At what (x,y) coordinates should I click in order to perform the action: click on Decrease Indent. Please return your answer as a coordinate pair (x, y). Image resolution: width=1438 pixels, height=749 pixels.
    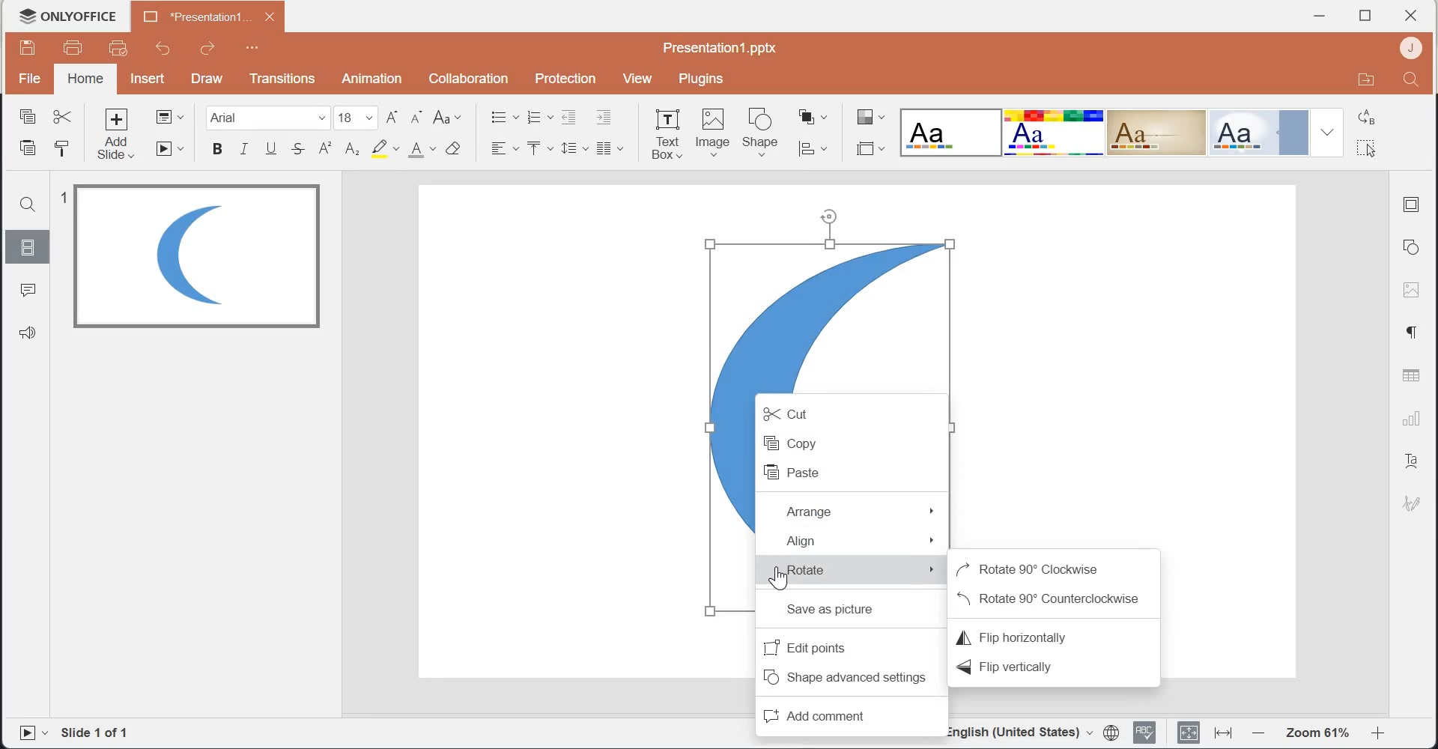
    Looking at the image, I should click on (571, 117).